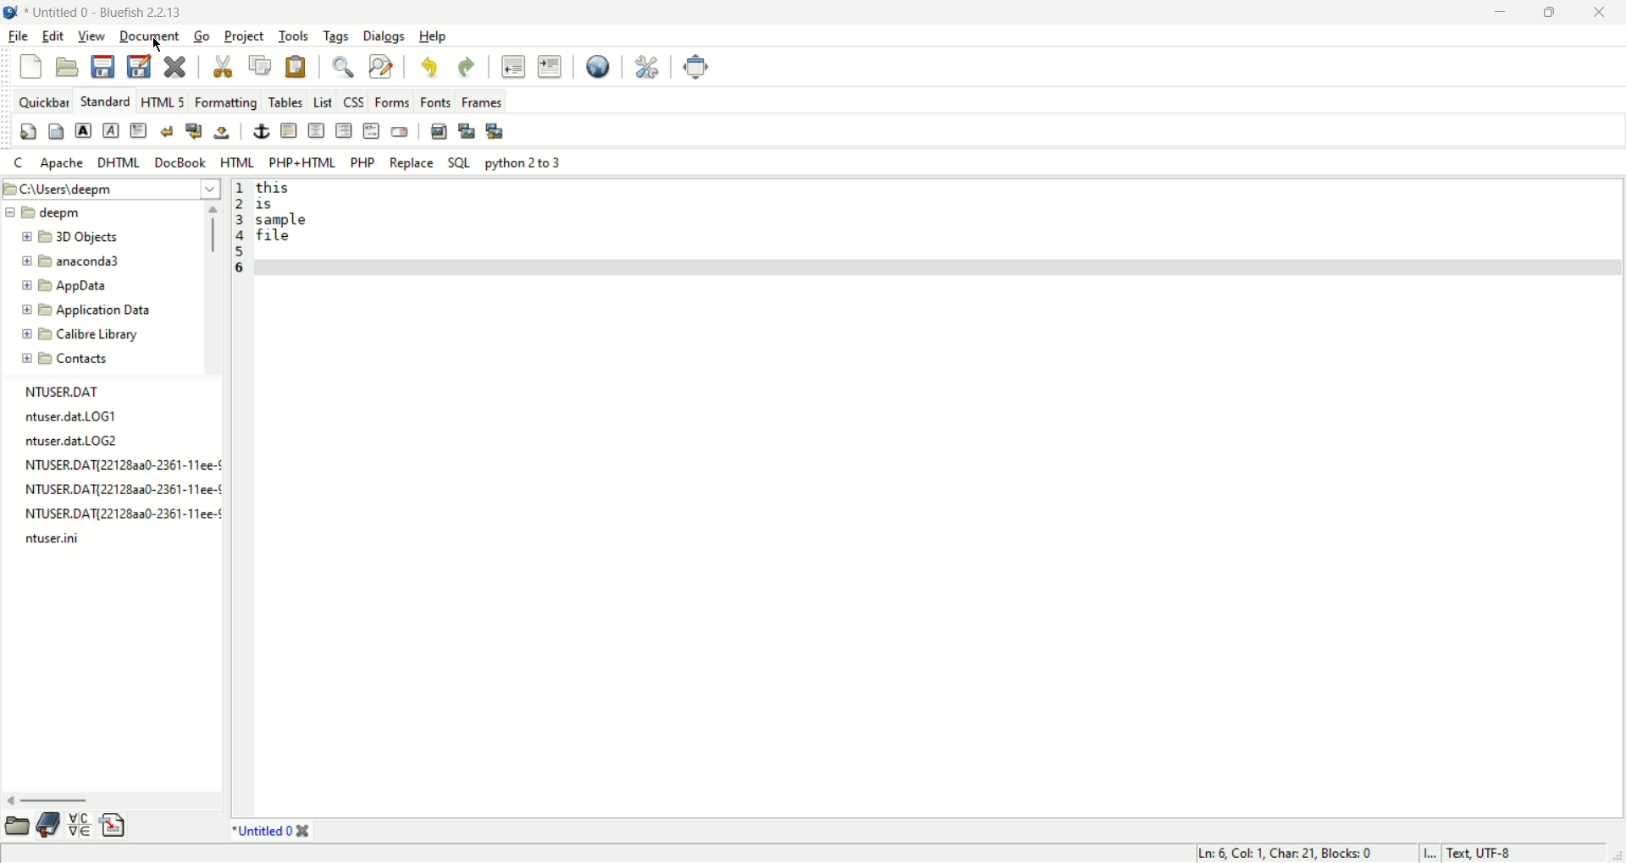  Describe the element at coordinates (434, 69) in the screenshot. I see `undo` at that location.